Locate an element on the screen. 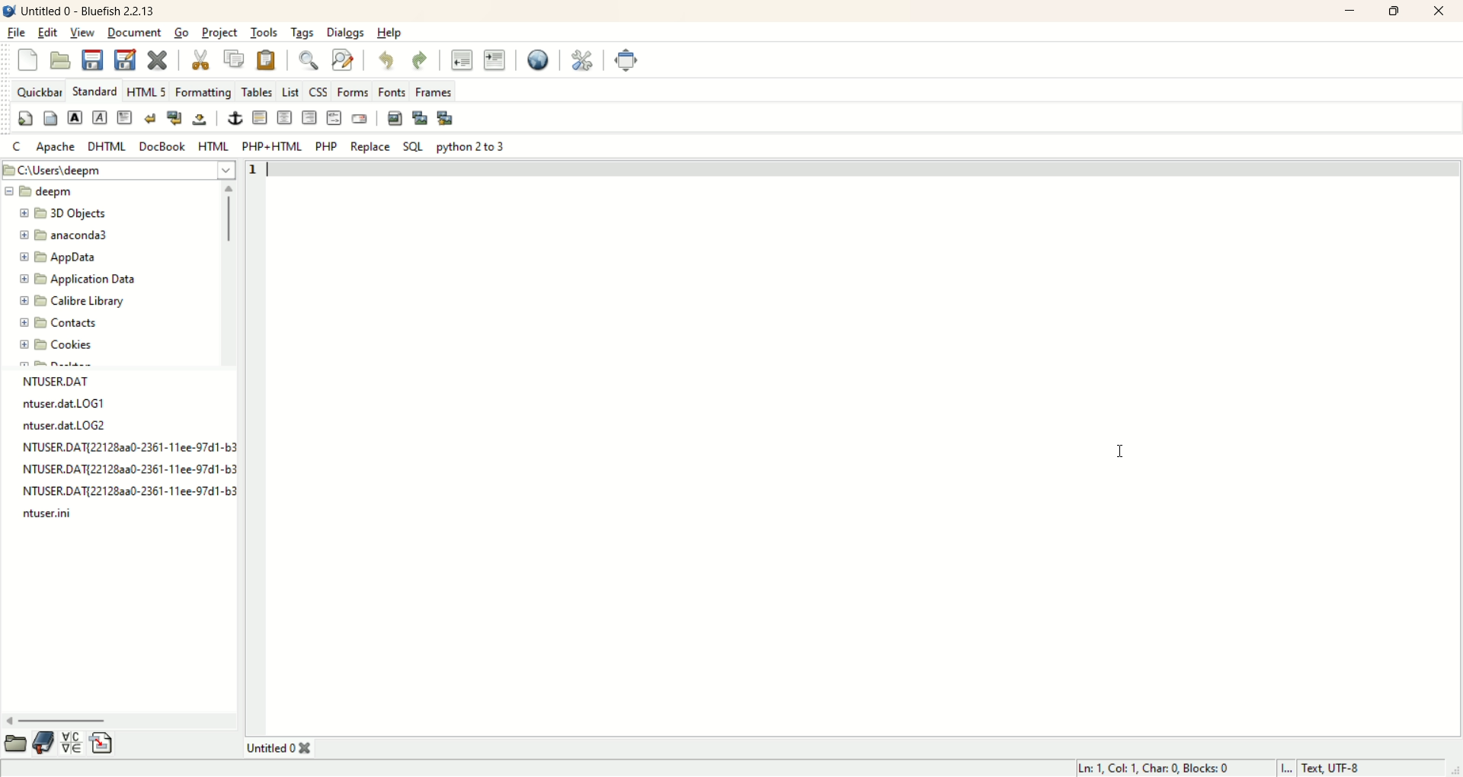 This screenshot has height=777, width=1463. 3D objects is located at coordinates (63, 214).